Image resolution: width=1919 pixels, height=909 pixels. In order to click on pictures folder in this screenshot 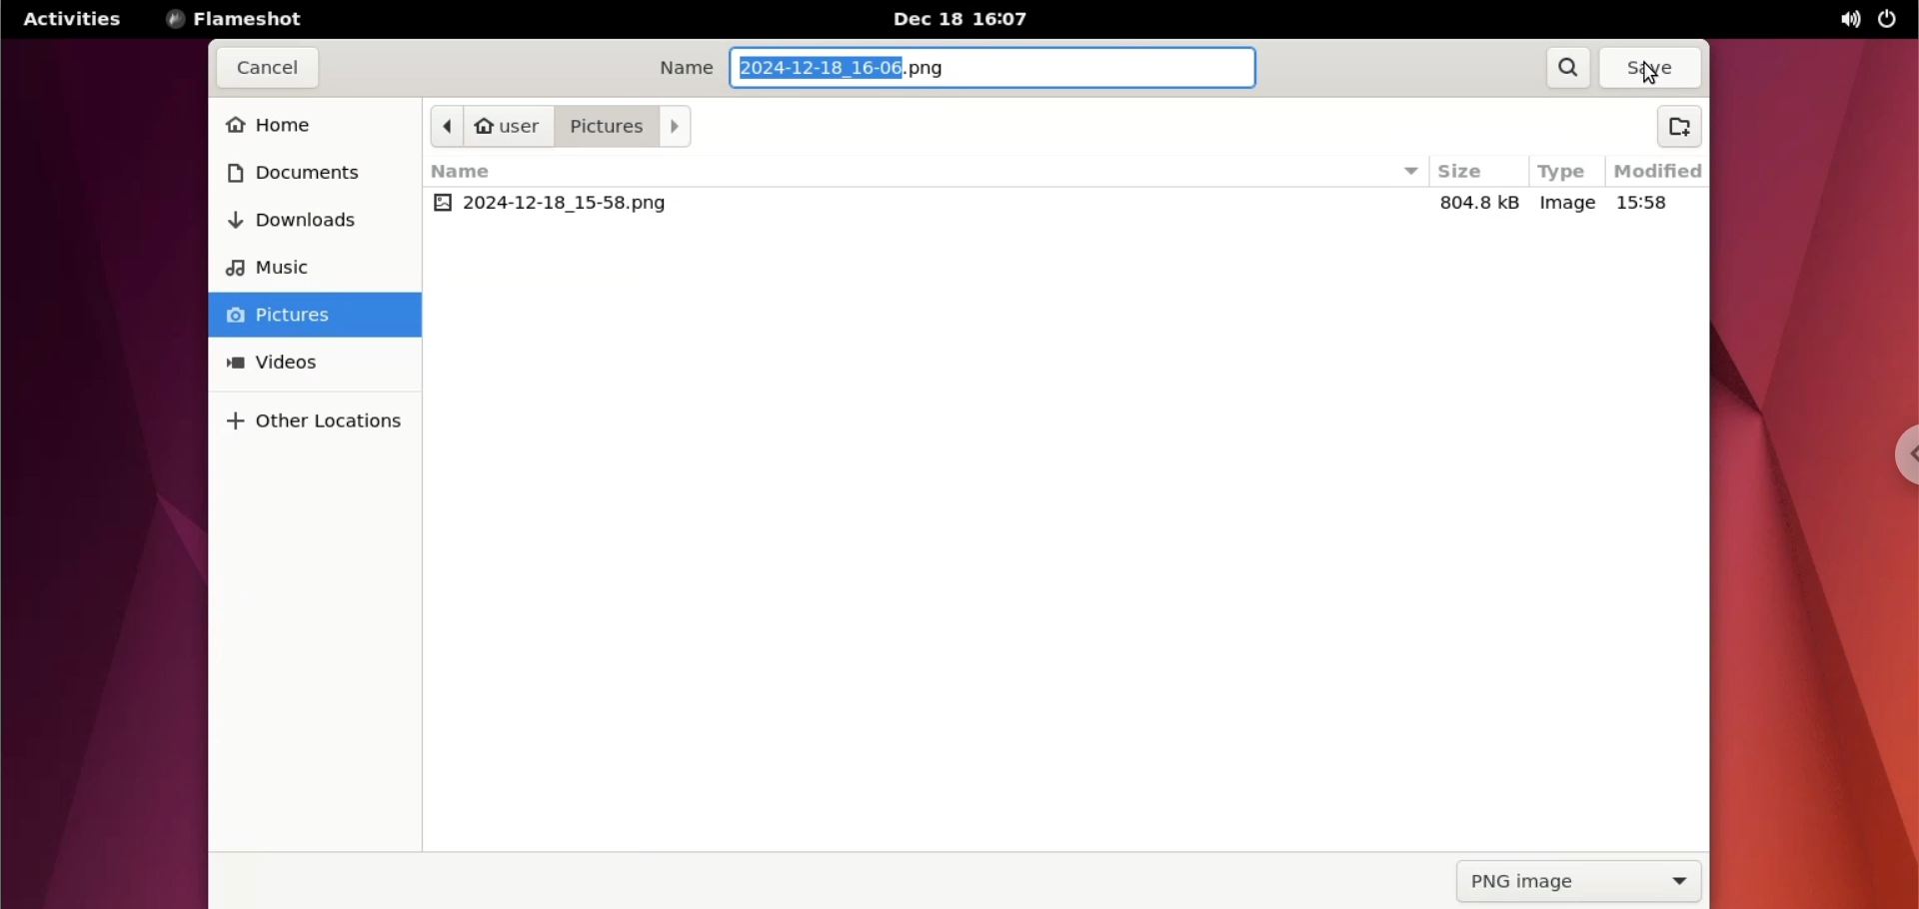, I will do `click(605, 125)`.